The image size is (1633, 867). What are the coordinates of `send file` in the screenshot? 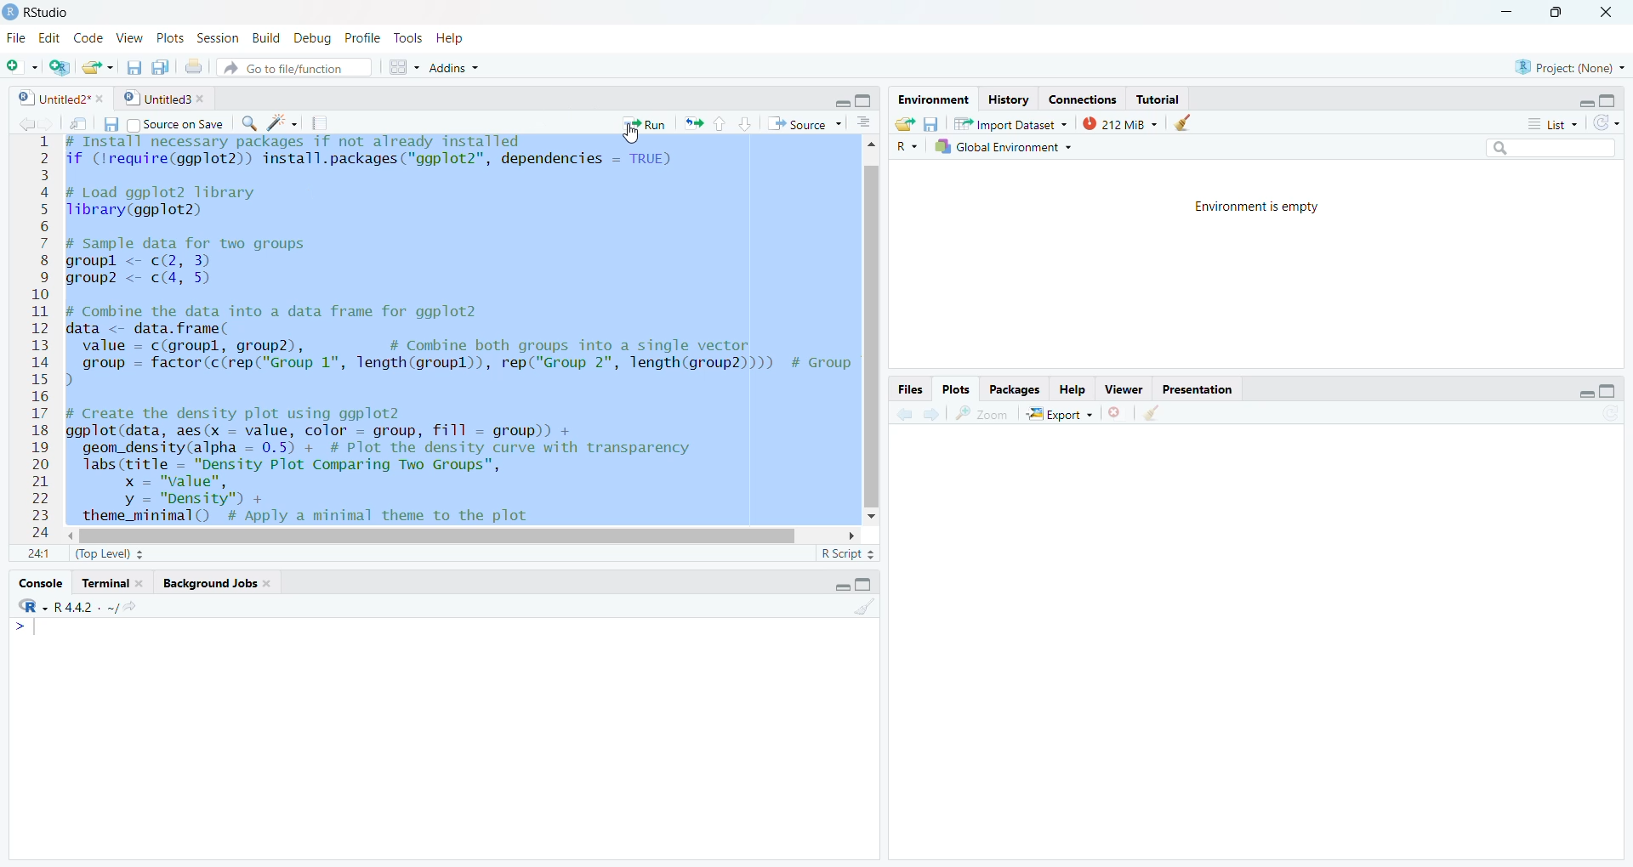 It's located at (77, 123).